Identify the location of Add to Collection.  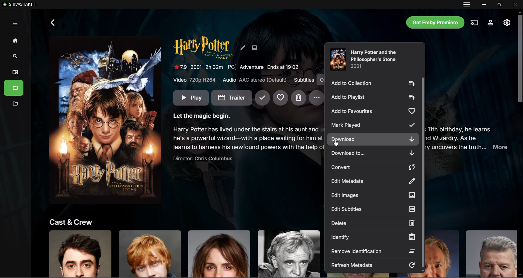
(372, 83).